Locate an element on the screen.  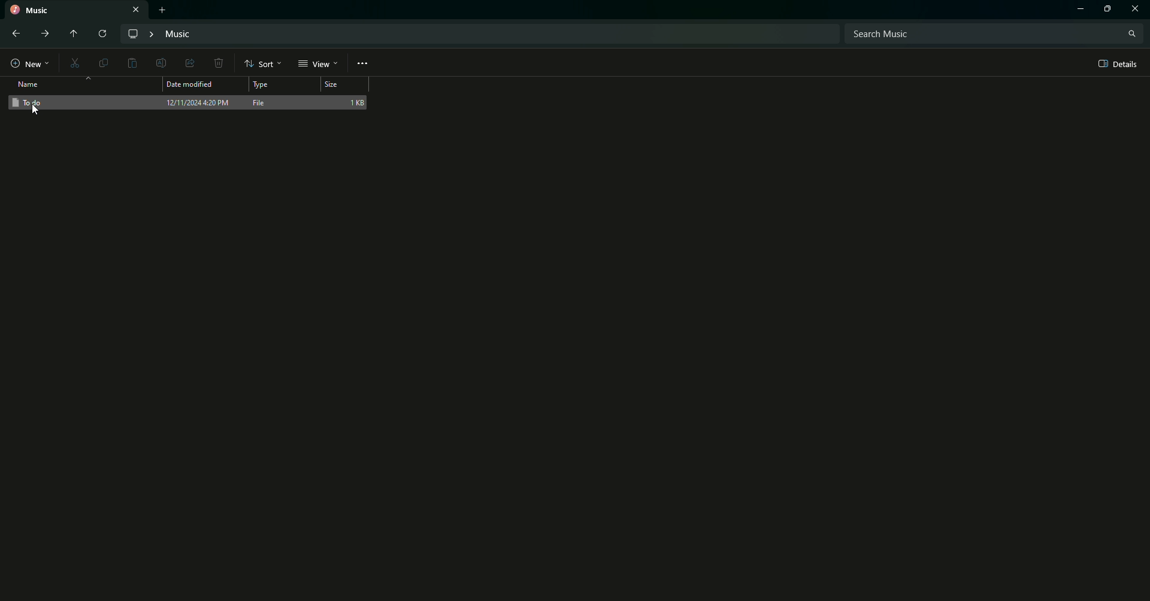
Edit is located at coordinates (161, 62).